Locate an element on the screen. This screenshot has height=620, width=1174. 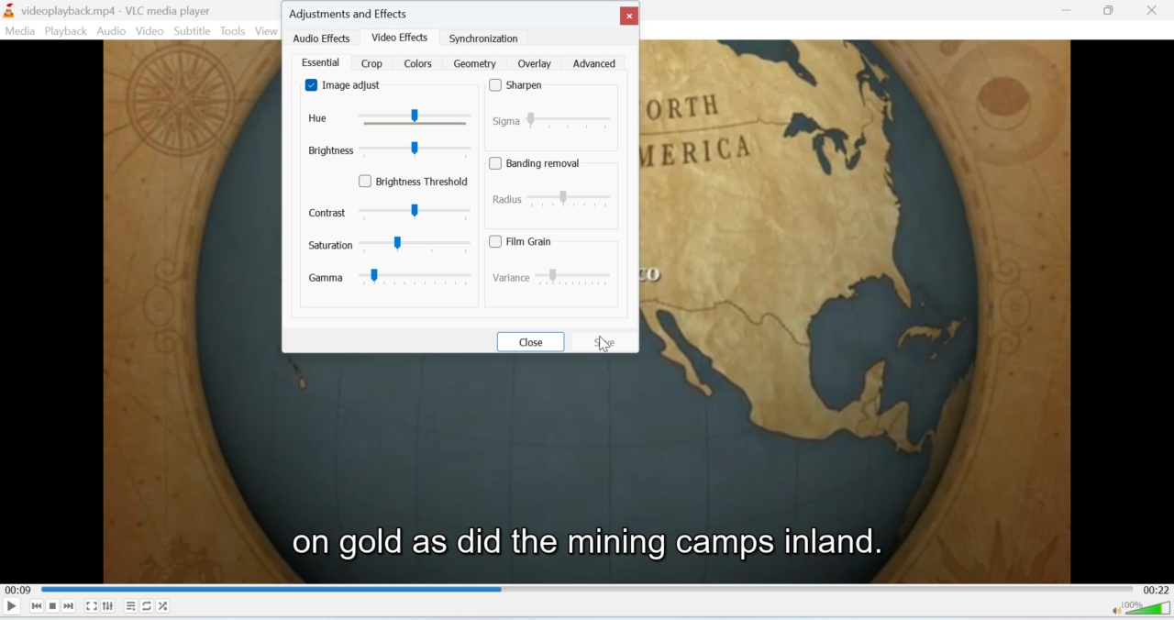
contrast is located at coordinates (392, 211).